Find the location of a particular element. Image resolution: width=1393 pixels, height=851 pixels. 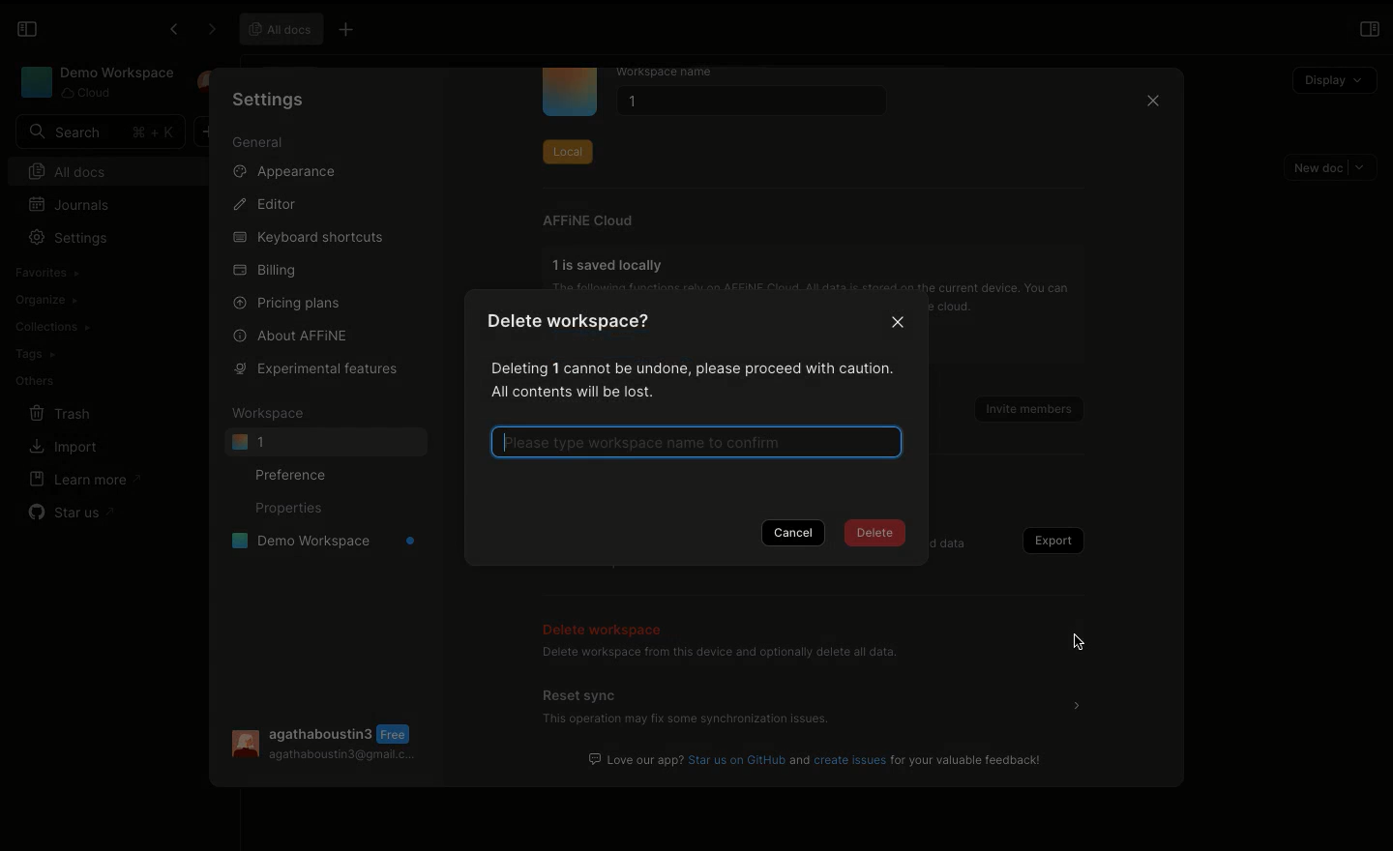

Delete workspace? is located at coordinates (578, 325).